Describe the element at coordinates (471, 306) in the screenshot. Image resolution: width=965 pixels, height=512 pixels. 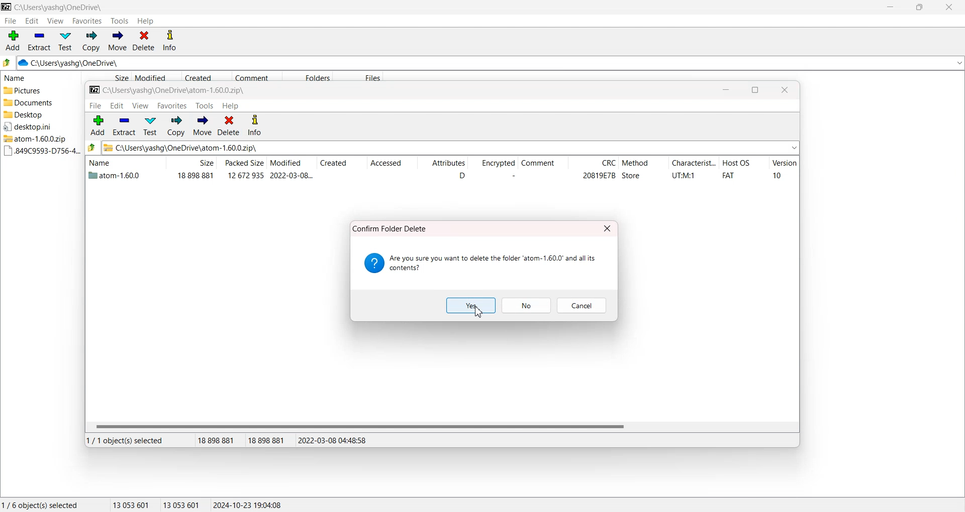
I see `Yes` at that location.